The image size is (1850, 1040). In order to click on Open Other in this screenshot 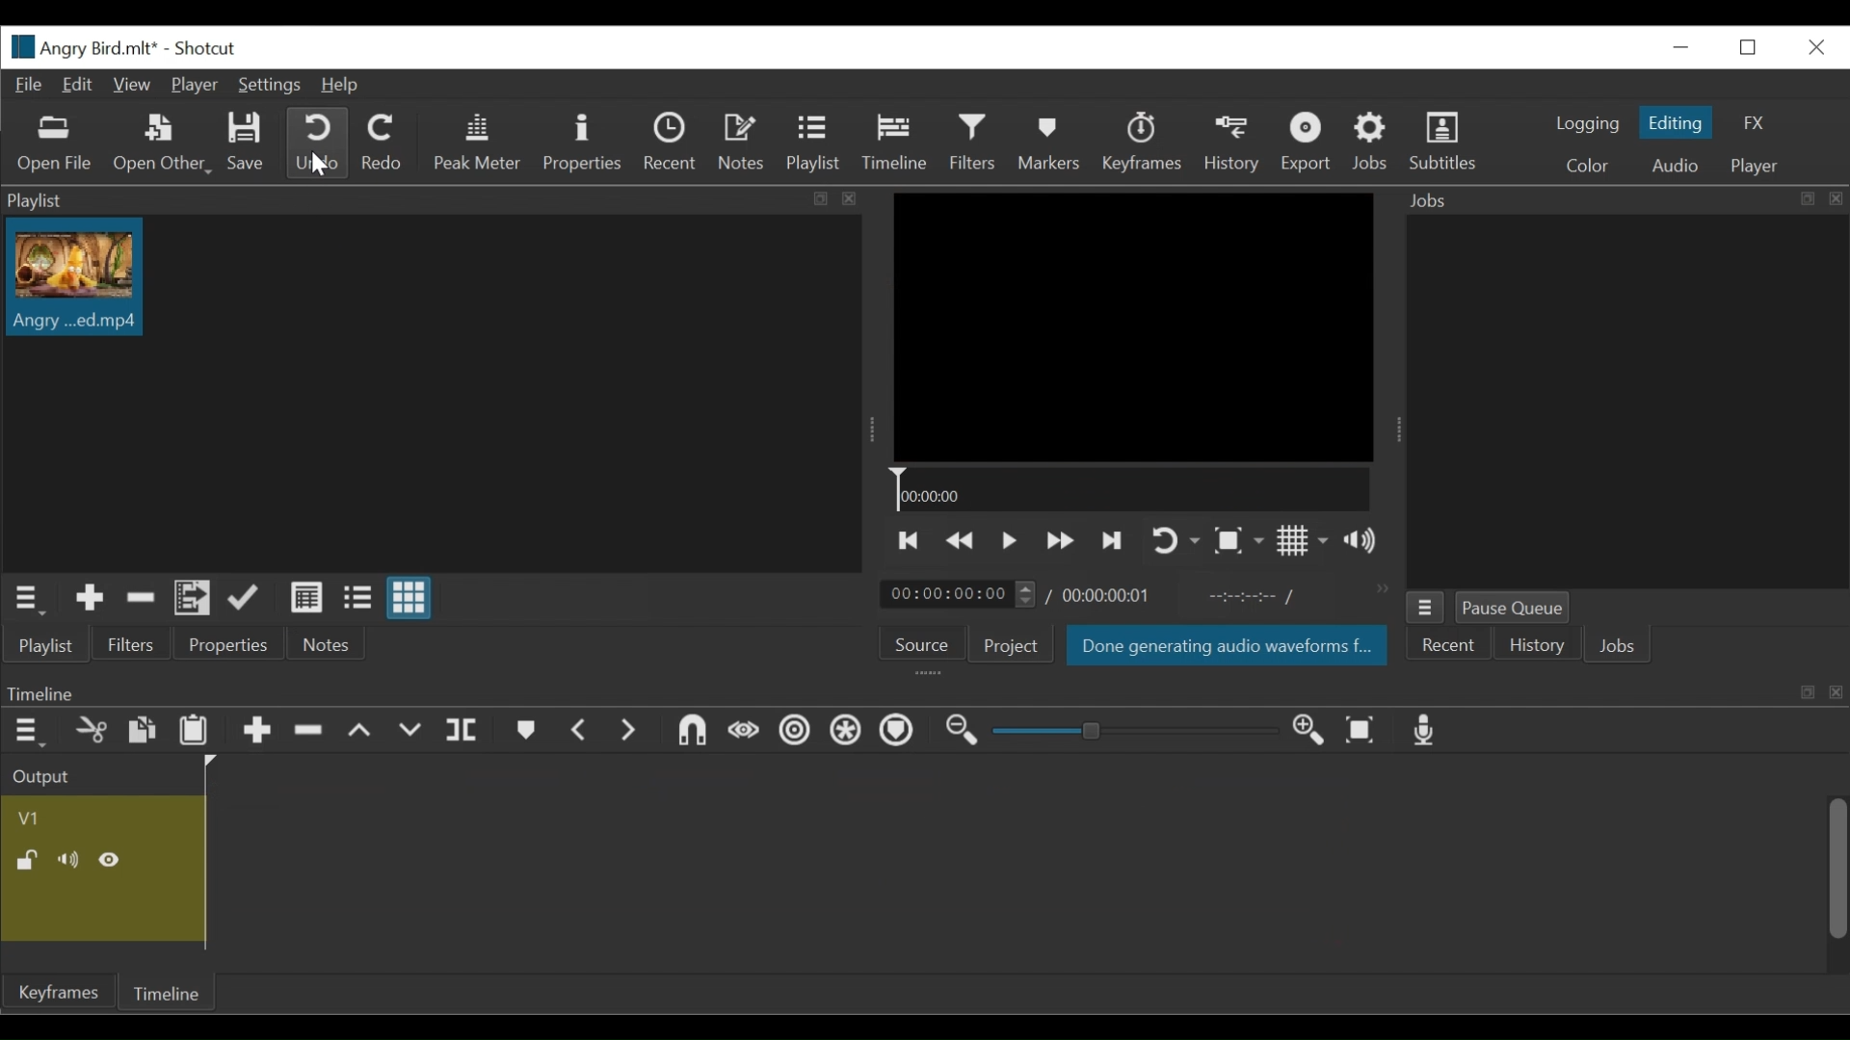, I will do `click(163, 145)`.